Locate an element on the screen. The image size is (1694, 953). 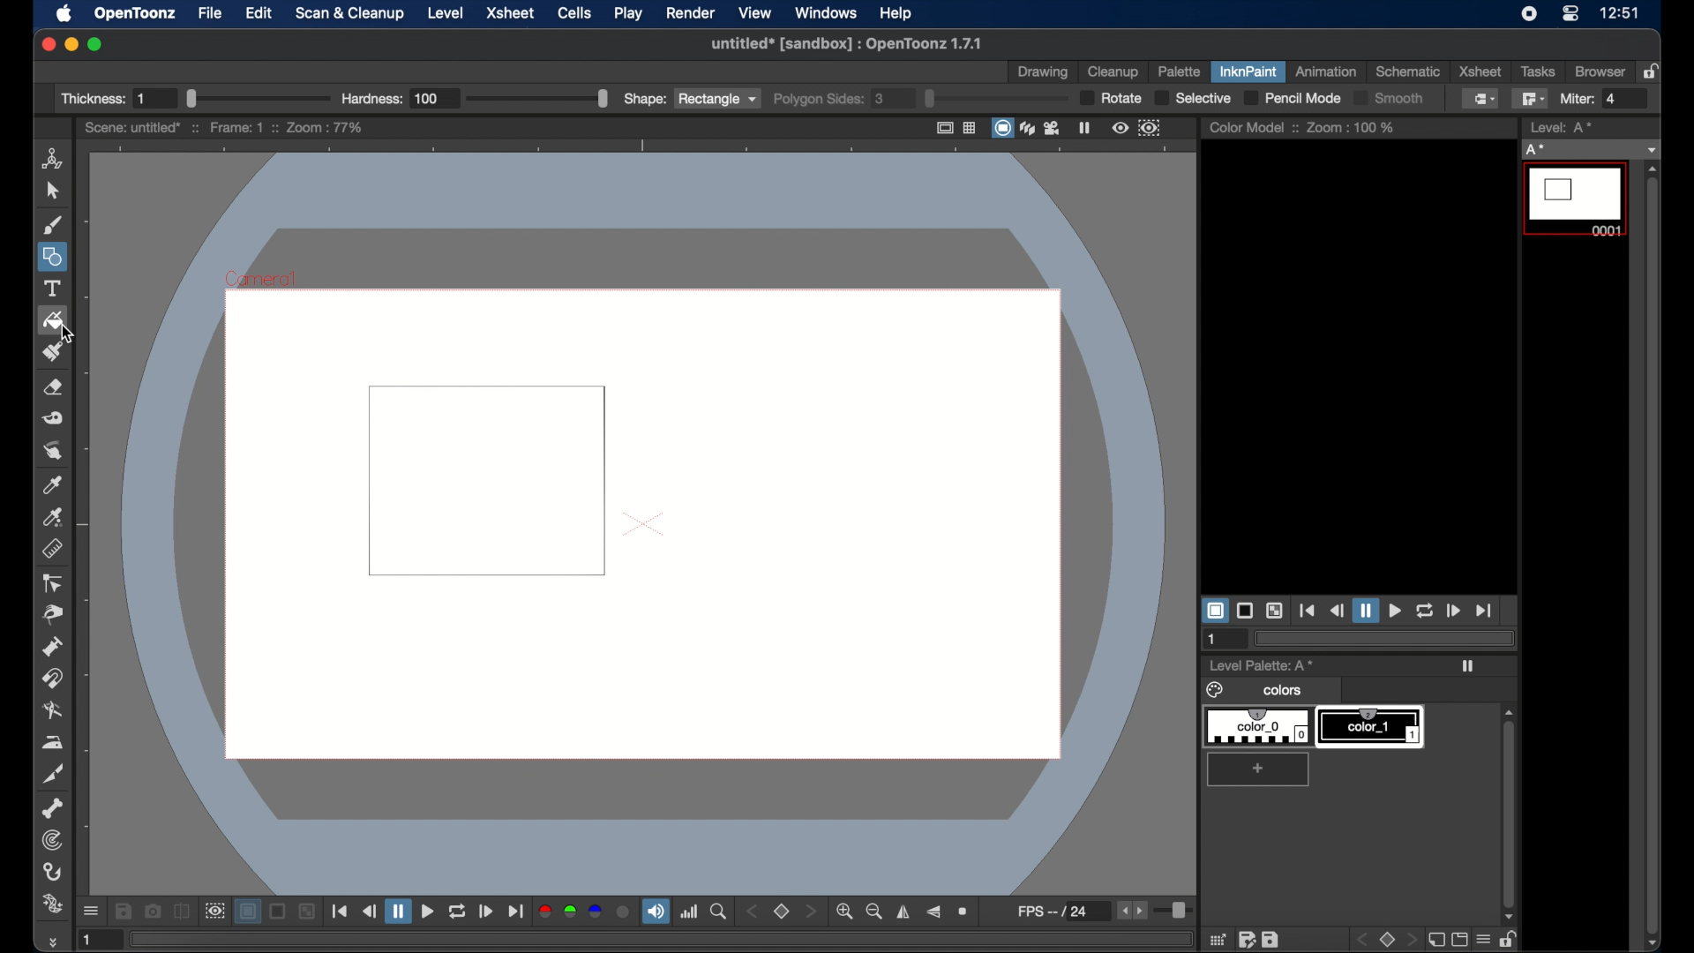
white background is located at coordinates (247, 912).